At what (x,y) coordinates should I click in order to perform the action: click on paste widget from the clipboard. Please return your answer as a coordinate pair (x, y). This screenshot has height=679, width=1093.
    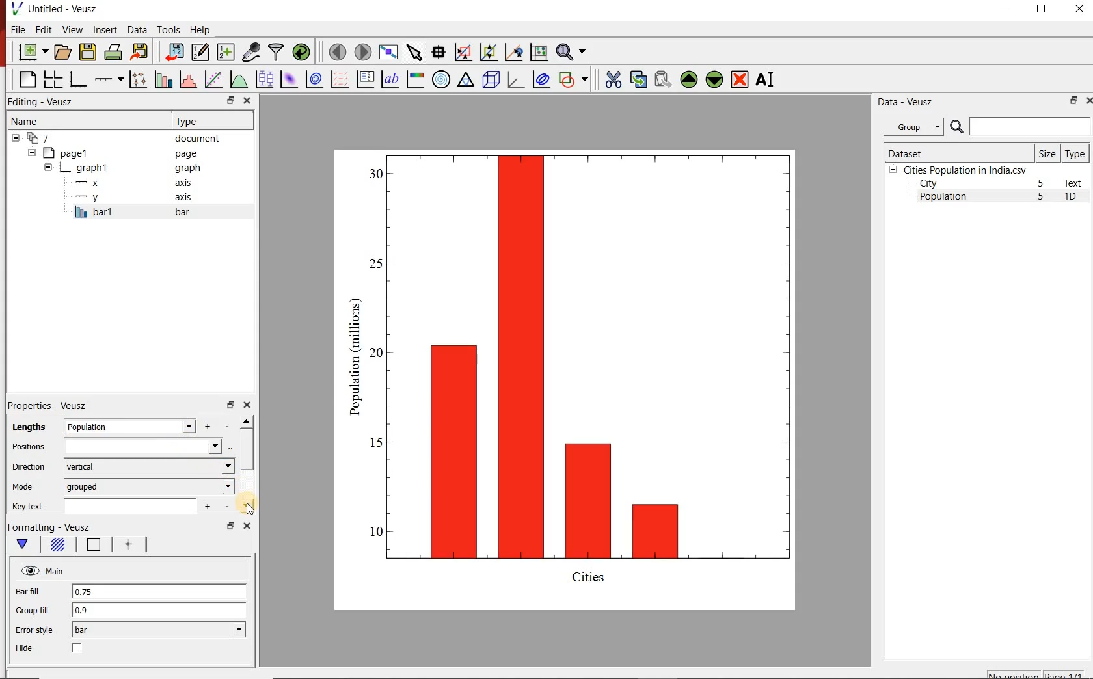
    Looking at the image, I should click on (663, 79).